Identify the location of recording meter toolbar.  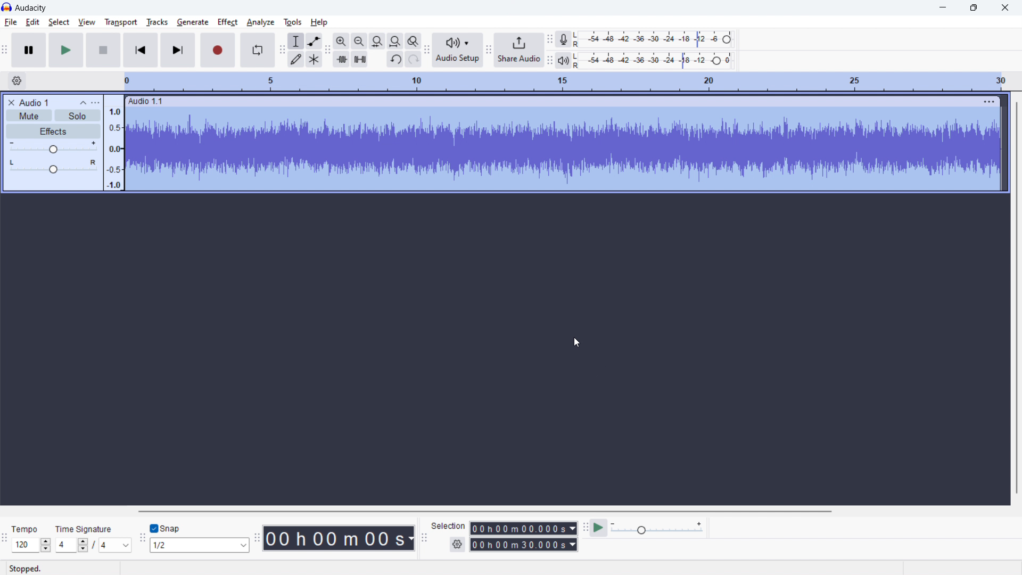
(550, 39).